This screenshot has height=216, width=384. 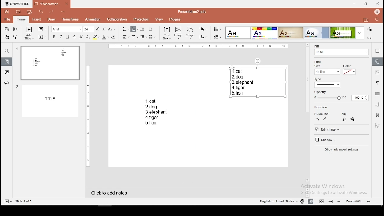 I want to click on slides, so click(x=7, y=61).